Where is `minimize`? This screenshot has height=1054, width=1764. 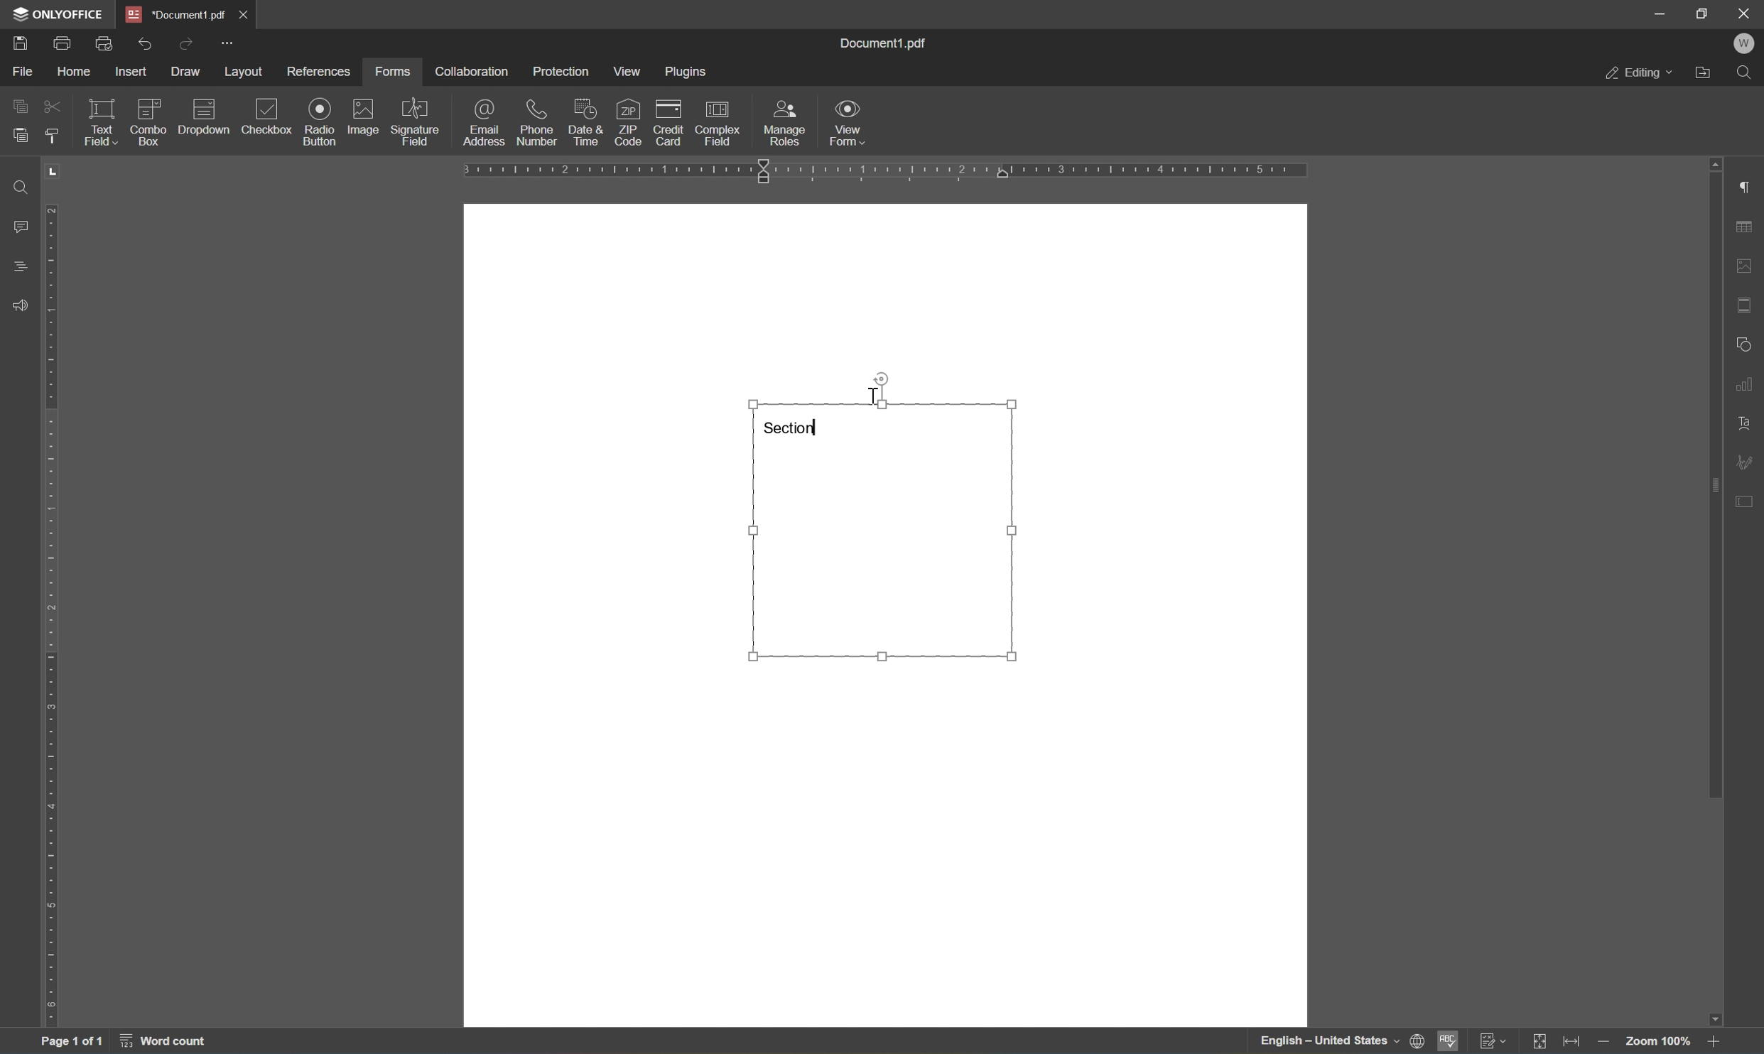
minimize is located at coordinates (1660, 13).